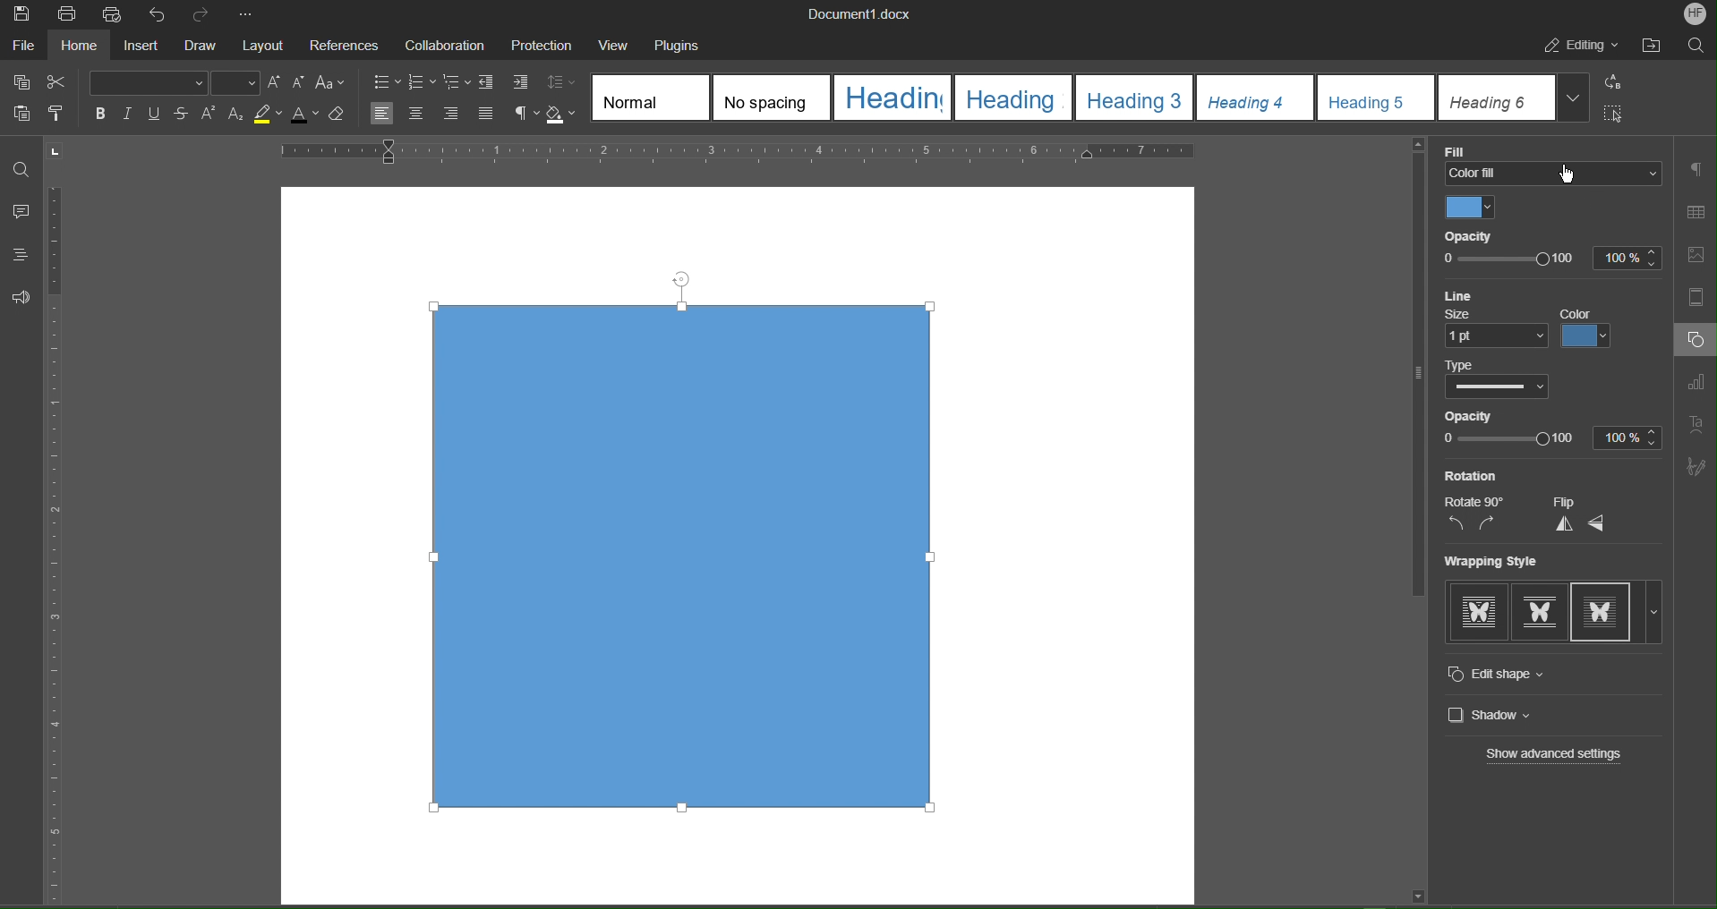 The height and width of the screenshot is (909, 1717). Describe the element at coordinates (564, 115) in the screenshot. I see `Shadow` at that location.